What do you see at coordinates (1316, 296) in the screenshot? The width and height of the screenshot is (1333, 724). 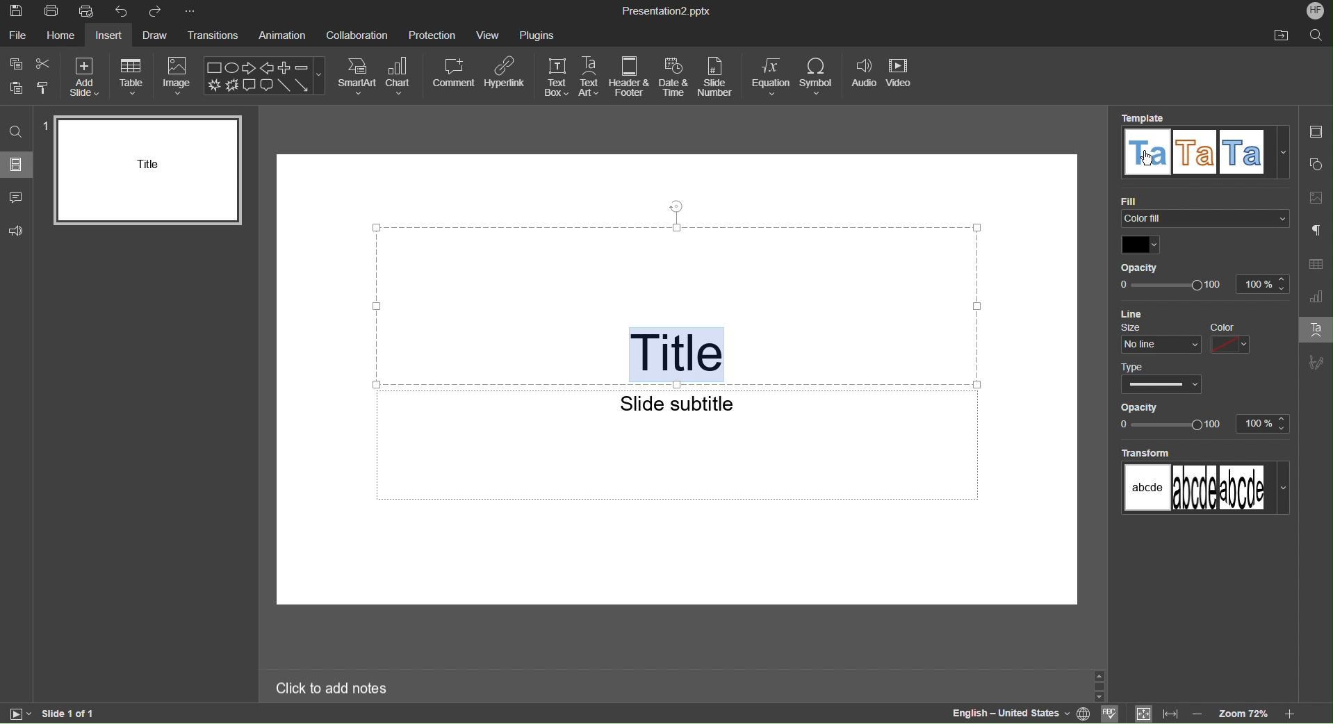 I see `Graph Settings` at bounding box center [1316, 296].